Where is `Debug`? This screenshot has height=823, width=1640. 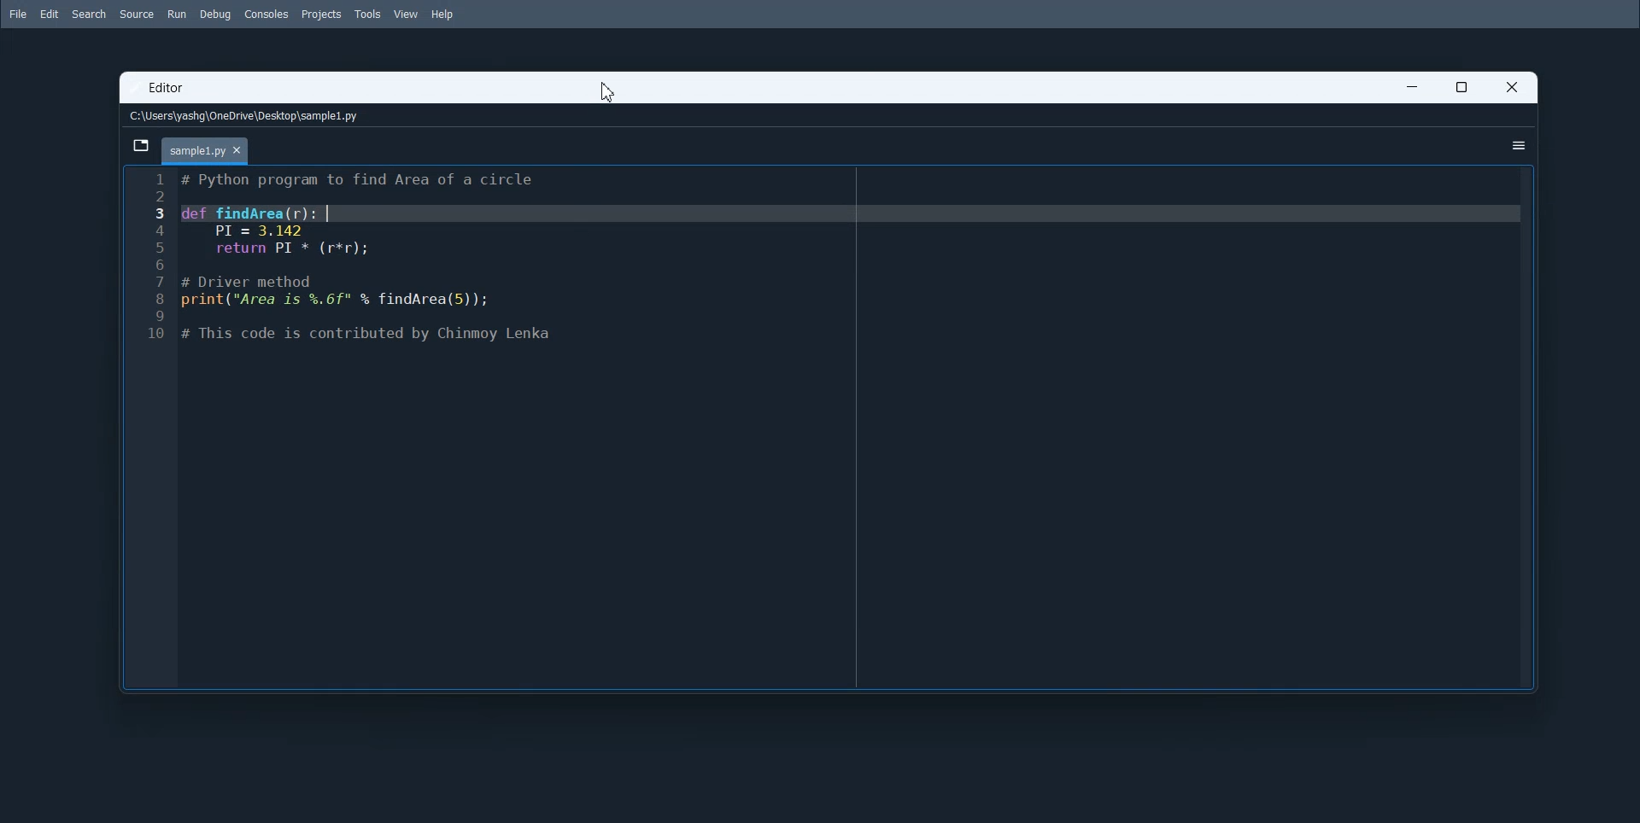
Debug is located at coordinates (215, 15).